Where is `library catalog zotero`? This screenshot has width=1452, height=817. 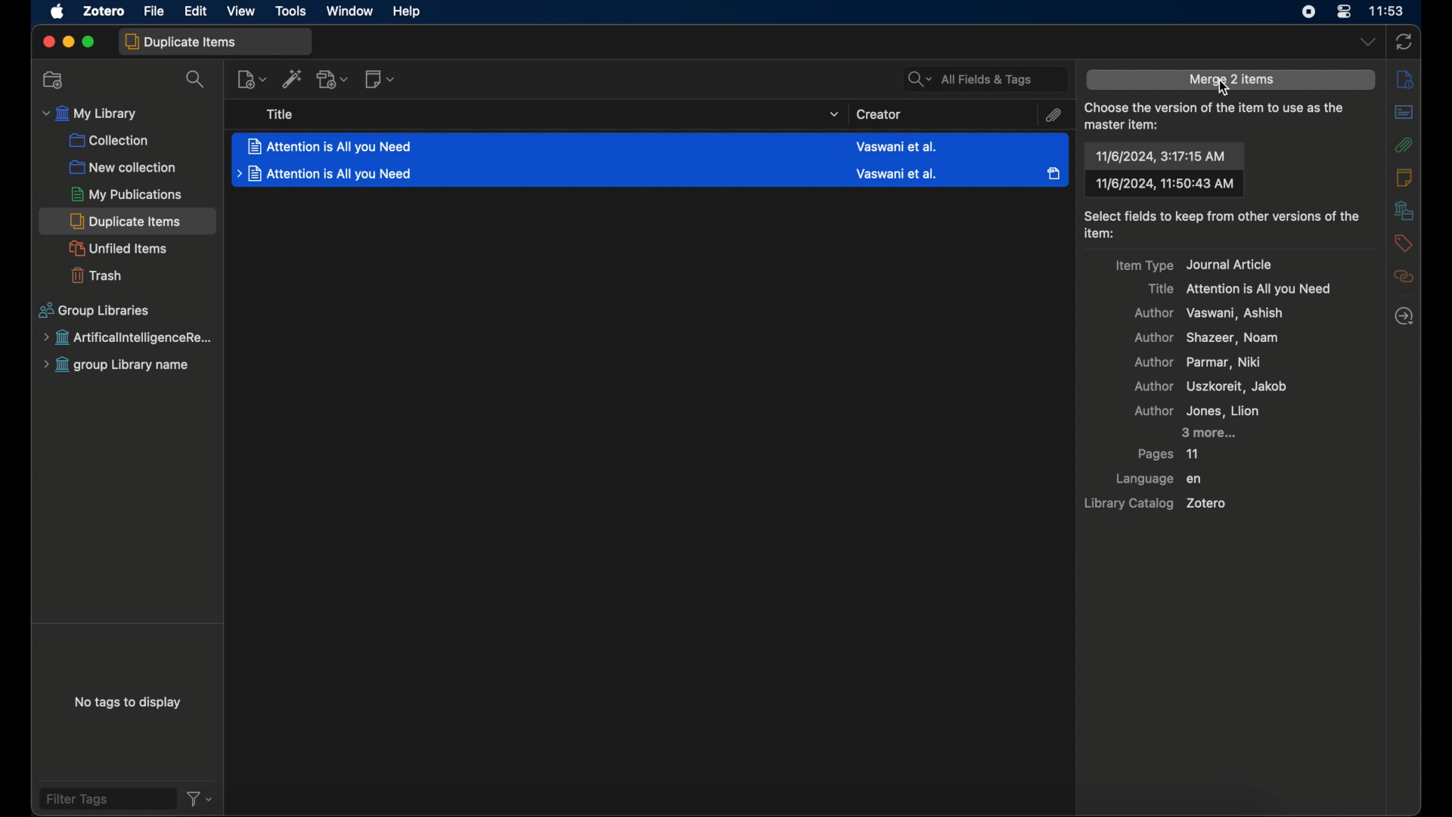
library catalog zotero is located at coordinates (1154, 504).